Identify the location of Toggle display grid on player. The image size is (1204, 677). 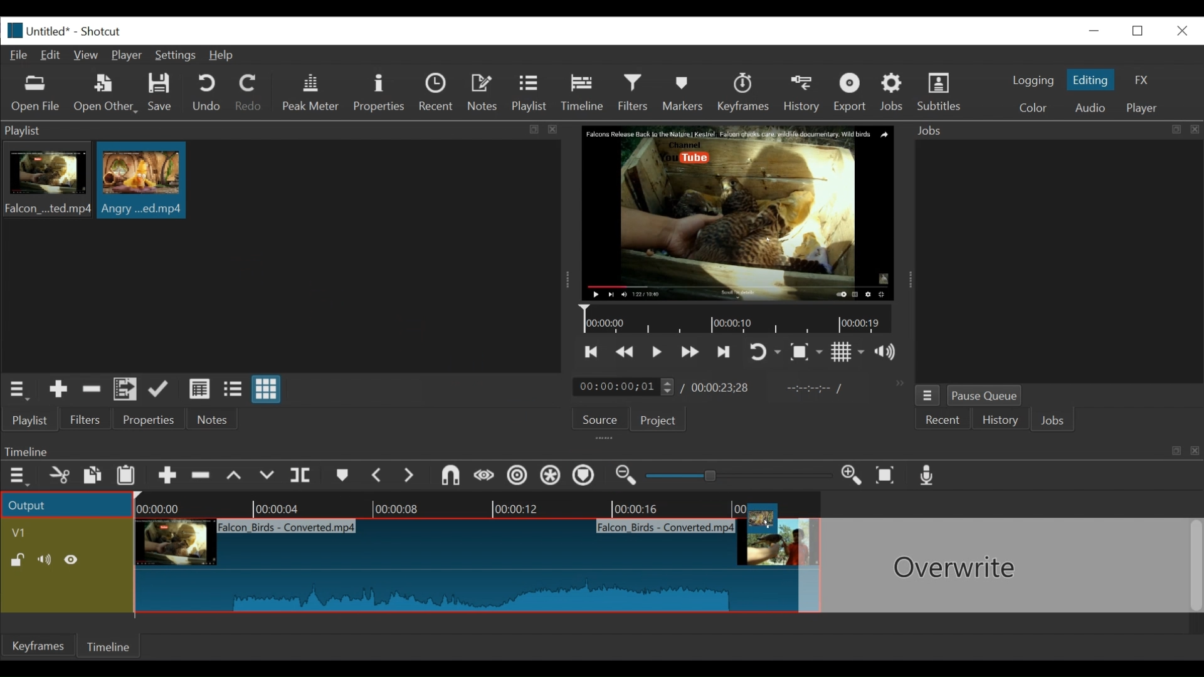
(848, 352).